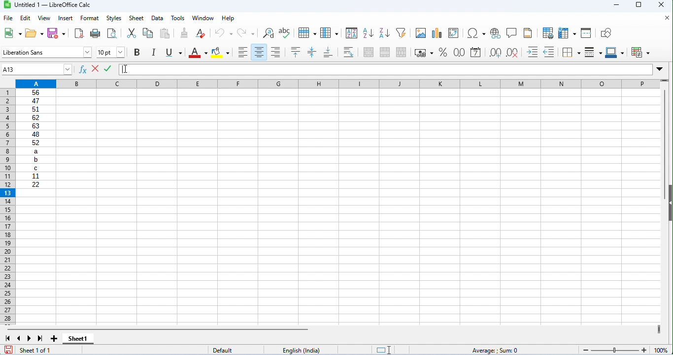  I want to click on , so click(137, 53).